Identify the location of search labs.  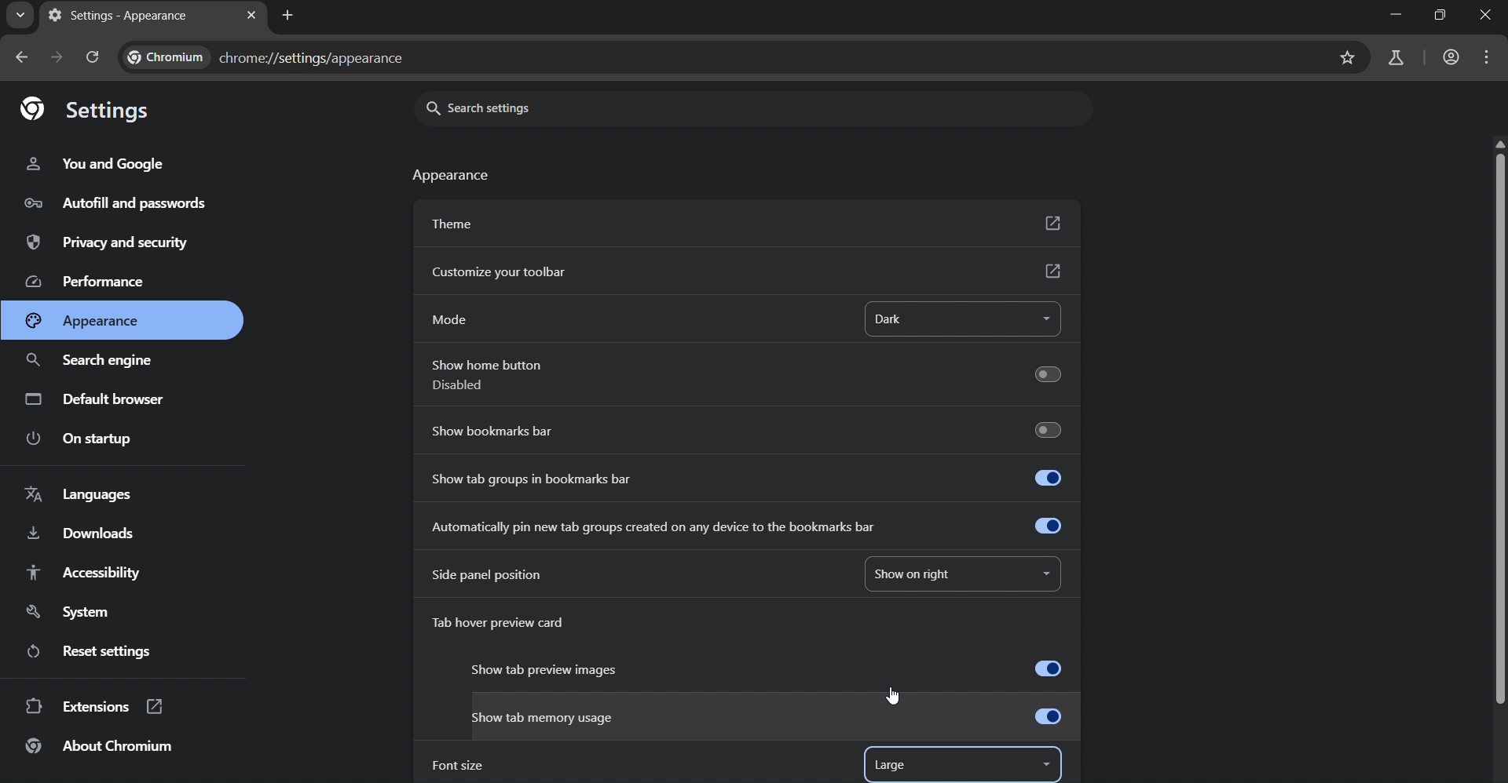
(1394, 59).